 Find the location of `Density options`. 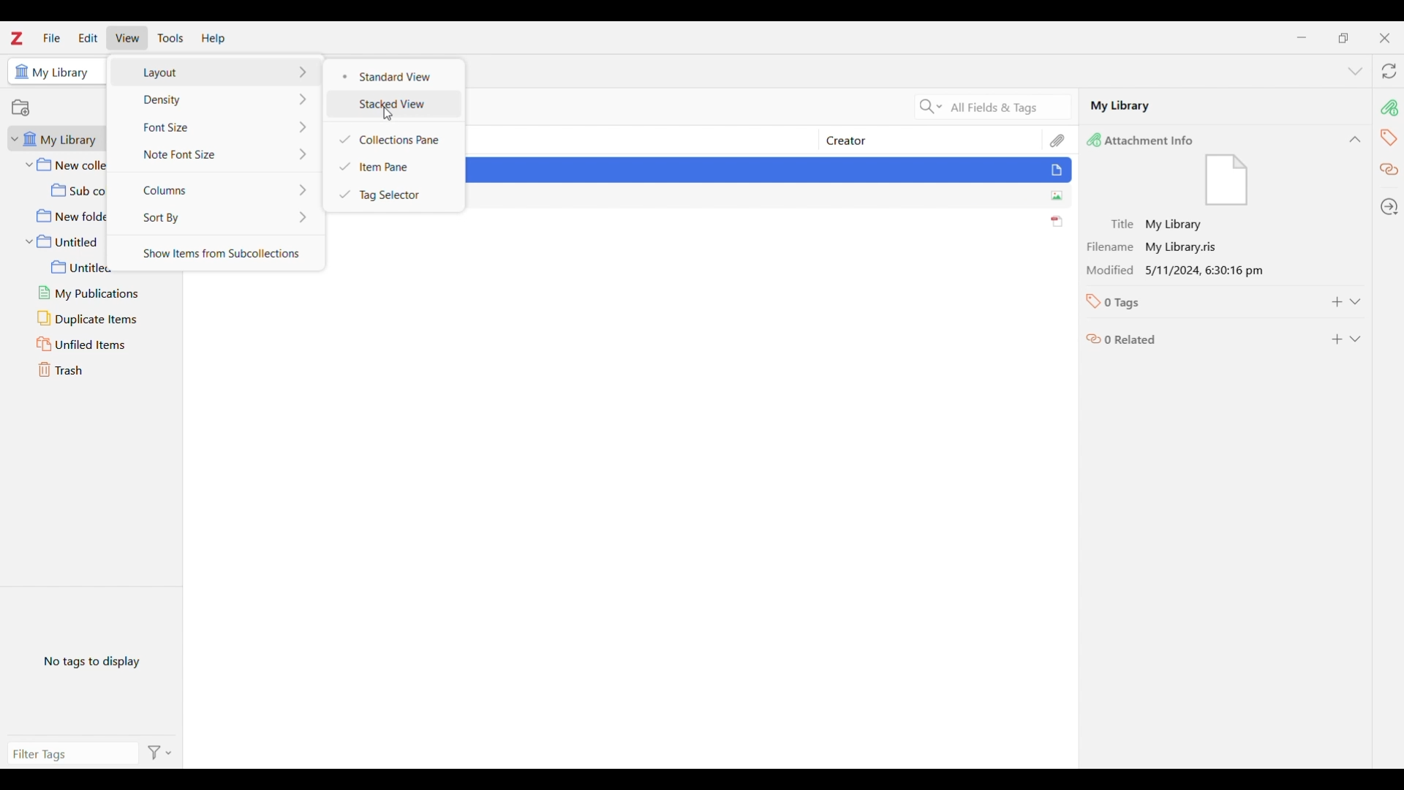

Density options is located at coordinates (216, 99).